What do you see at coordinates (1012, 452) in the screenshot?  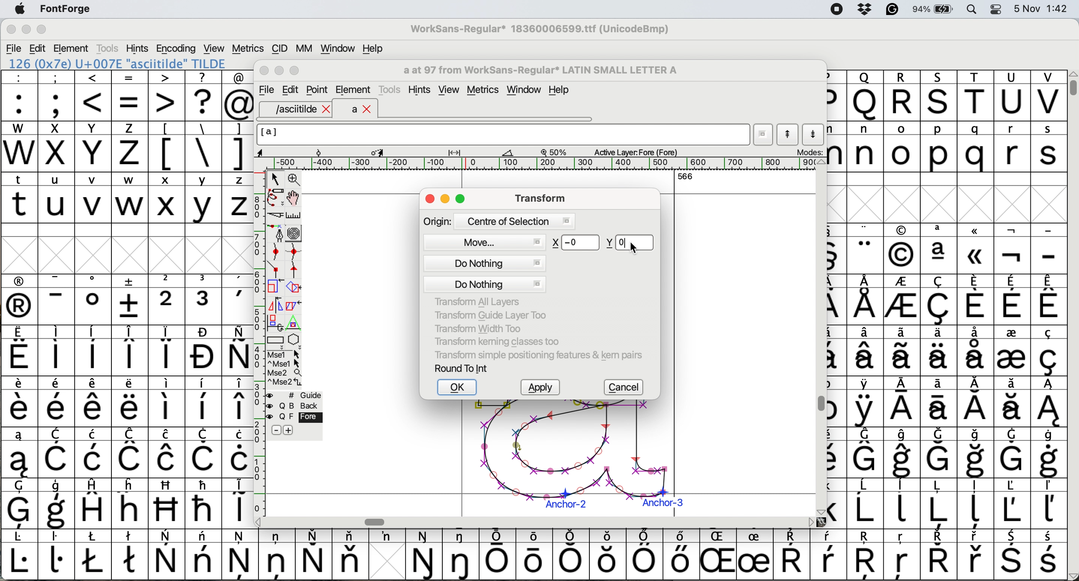 I see `symbol` at bounding box center [1012, 452].